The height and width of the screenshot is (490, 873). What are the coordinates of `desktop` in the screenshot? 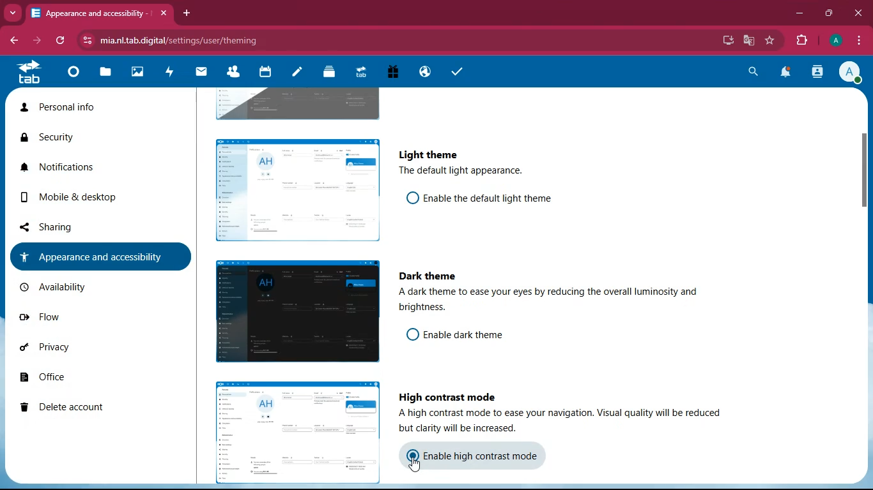 It's located at (729, 40).